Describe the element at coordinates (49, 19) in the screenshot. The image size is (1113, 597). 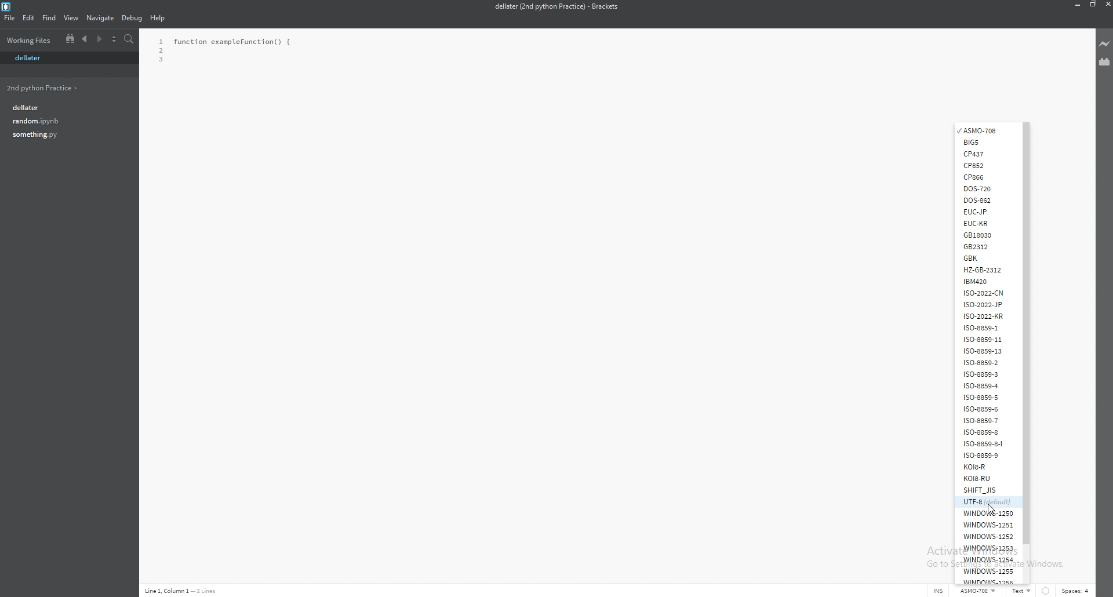
I see `find` at that location.